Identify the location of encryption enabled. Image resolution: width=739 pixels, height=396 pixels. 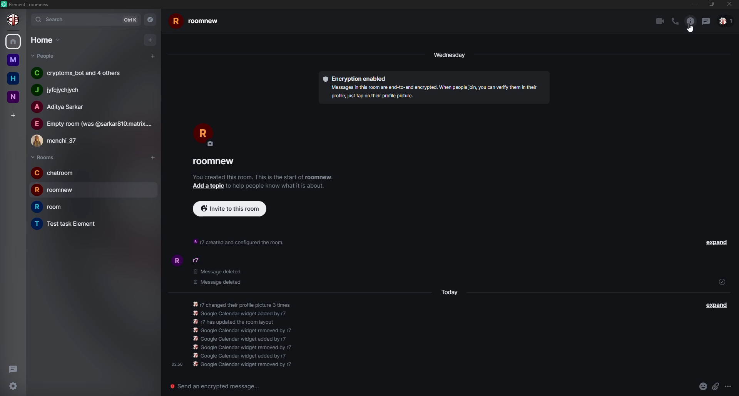
(356, 78).